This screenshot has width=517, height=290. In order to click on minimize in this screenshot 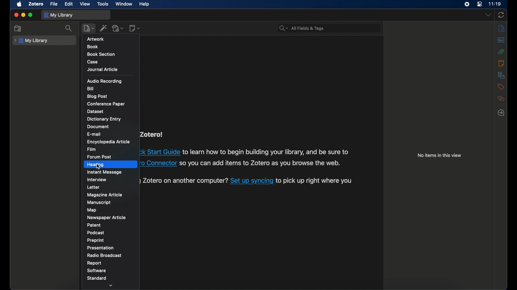, I will do `click(23, 15)`.